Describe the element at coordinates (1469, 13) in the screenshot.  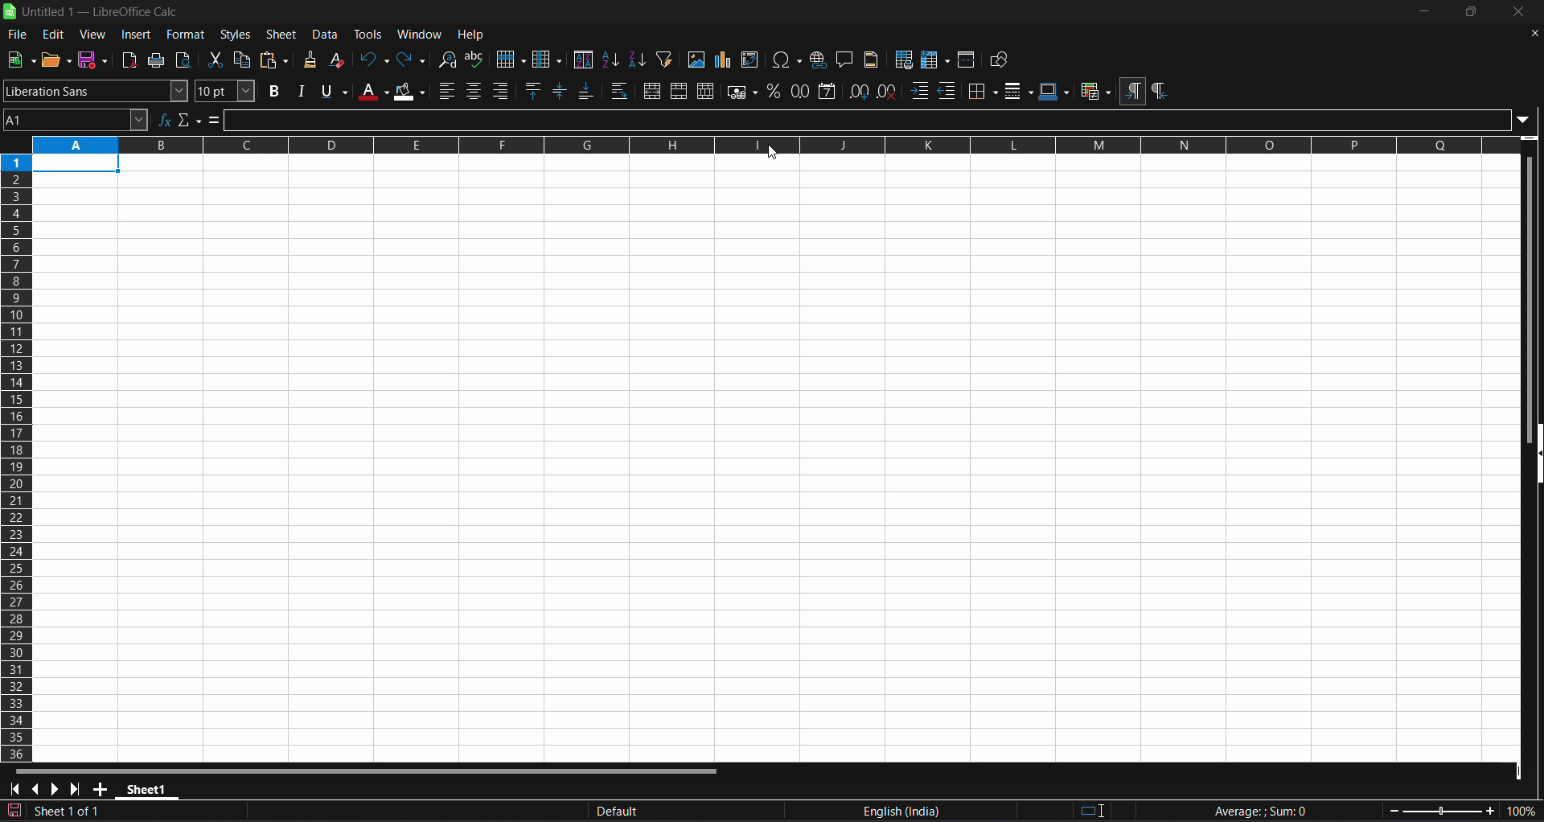
I see `maximize` at that location.